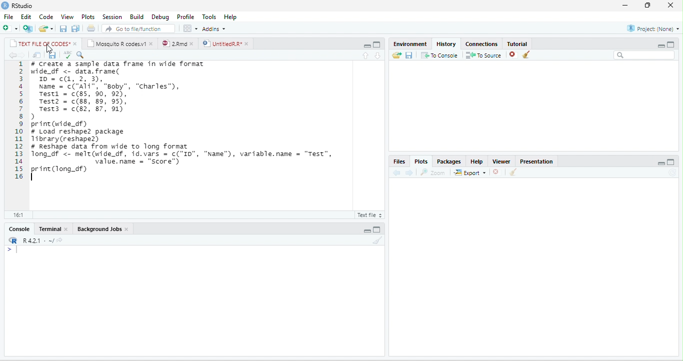  What do you see at coordinates (36, 55) in the screenshot?
I see `open in new window` at bounding box center [36, 55].